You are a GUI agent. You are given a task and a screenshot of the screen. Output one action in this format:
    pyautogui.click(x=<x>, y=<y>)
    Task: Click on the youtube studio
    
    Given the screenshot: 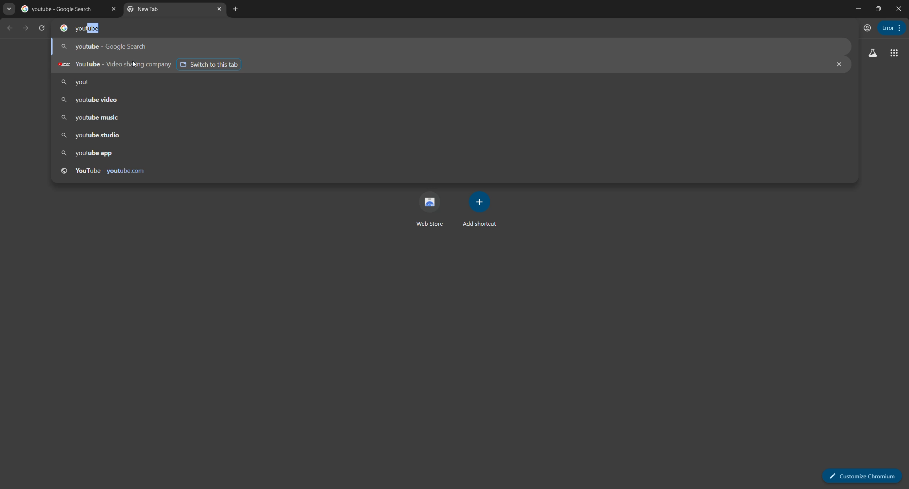 What is the action you would take?
    pyautogui.click(x=91, y=136)
    